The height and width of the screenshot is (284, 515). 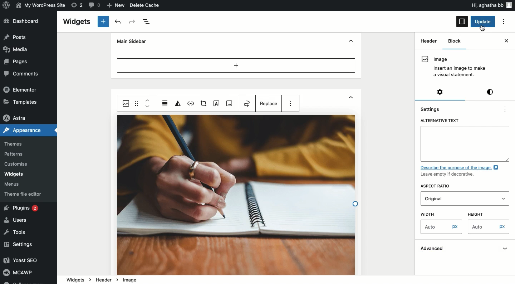 What do you see at coordinates (491, 92) in the screenshot?
I see `Style` at bounding box center [491, 92].